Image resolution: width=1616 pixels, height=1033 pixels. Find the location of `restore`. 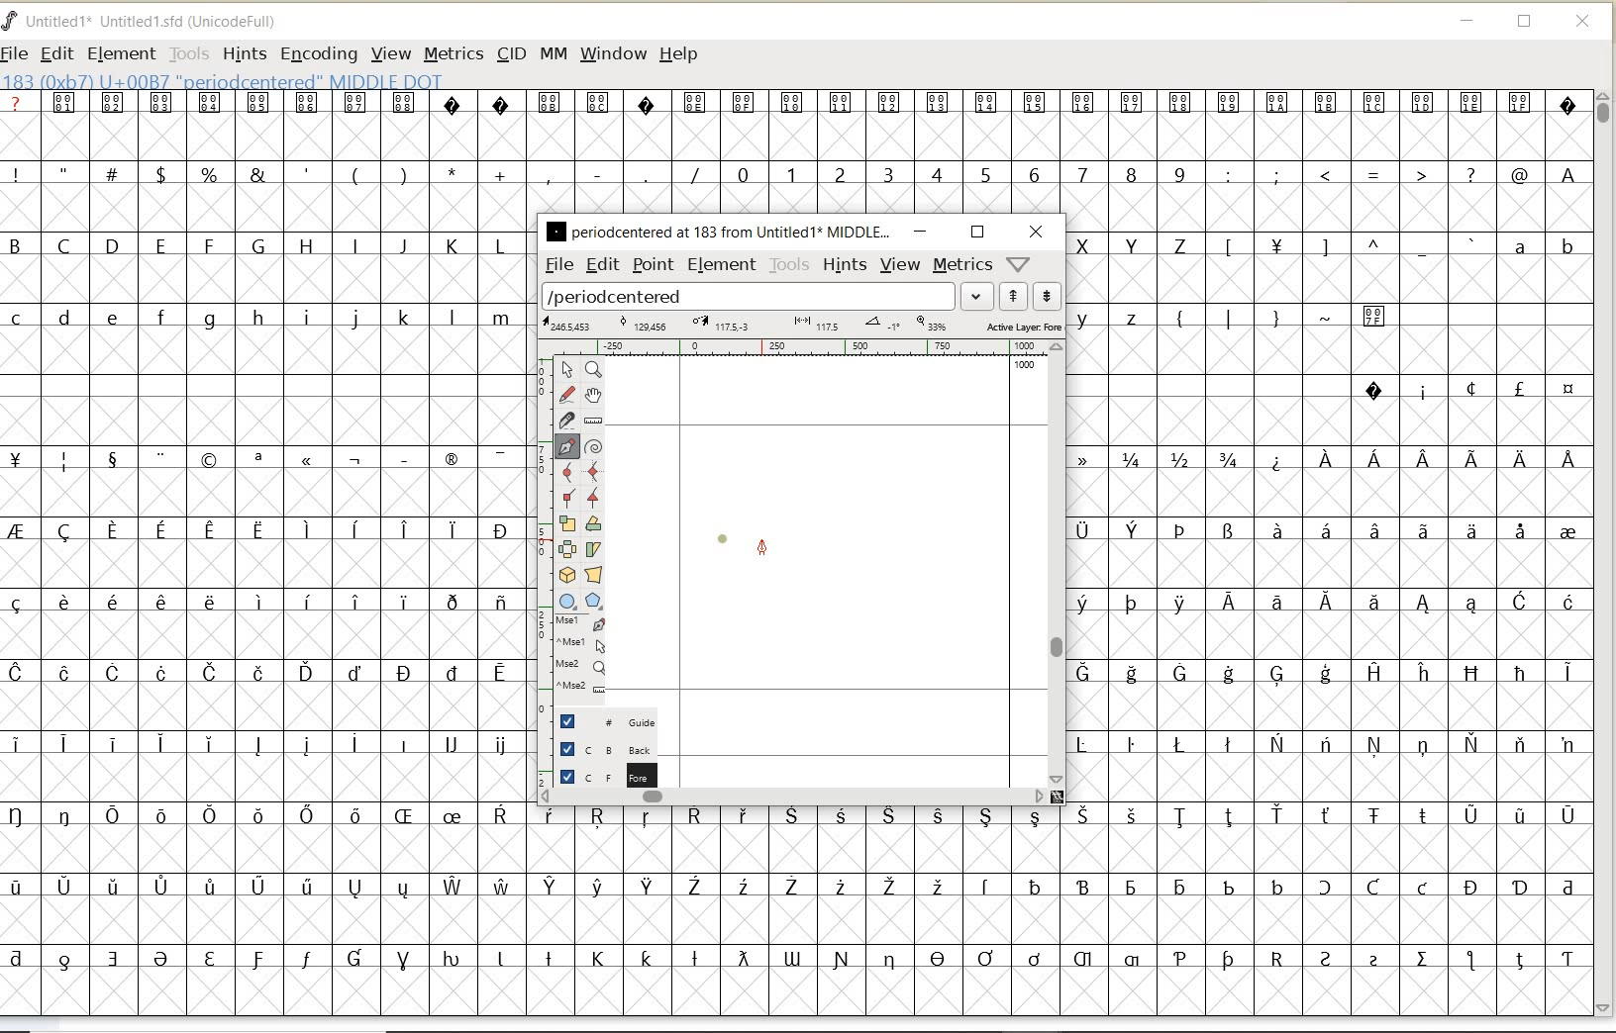

restore is located at coordinates (977, 231).